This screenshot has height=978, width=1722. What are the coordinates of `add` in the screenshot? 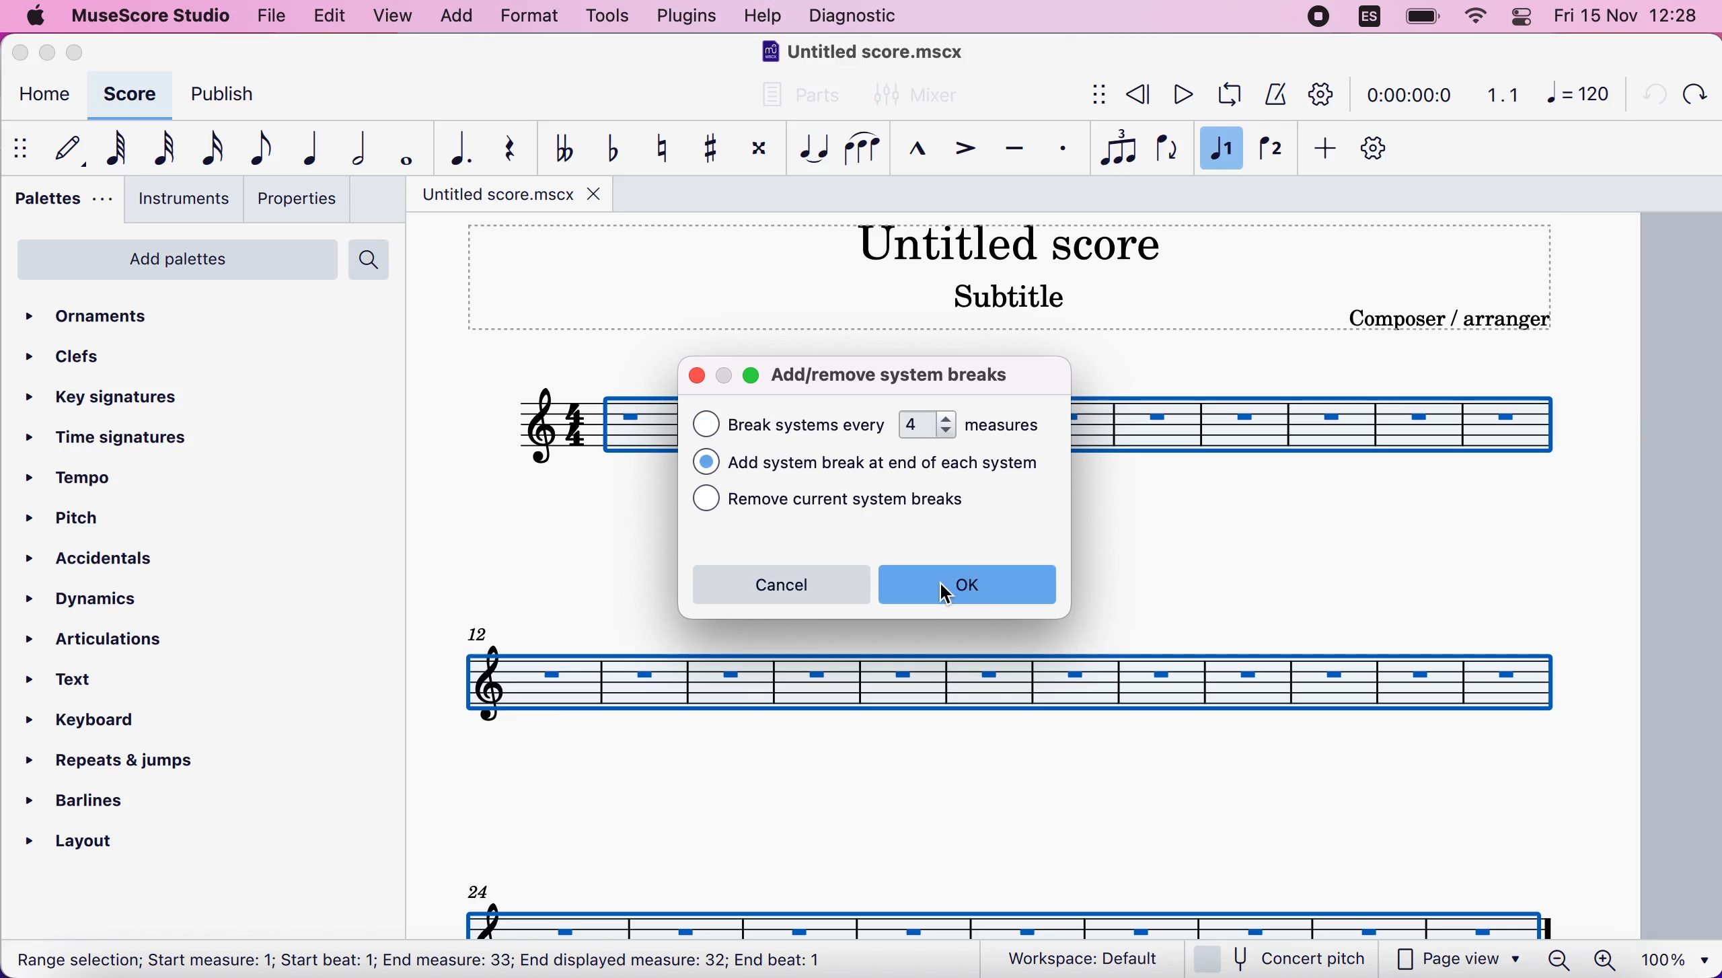 It's located at (1320, 149).